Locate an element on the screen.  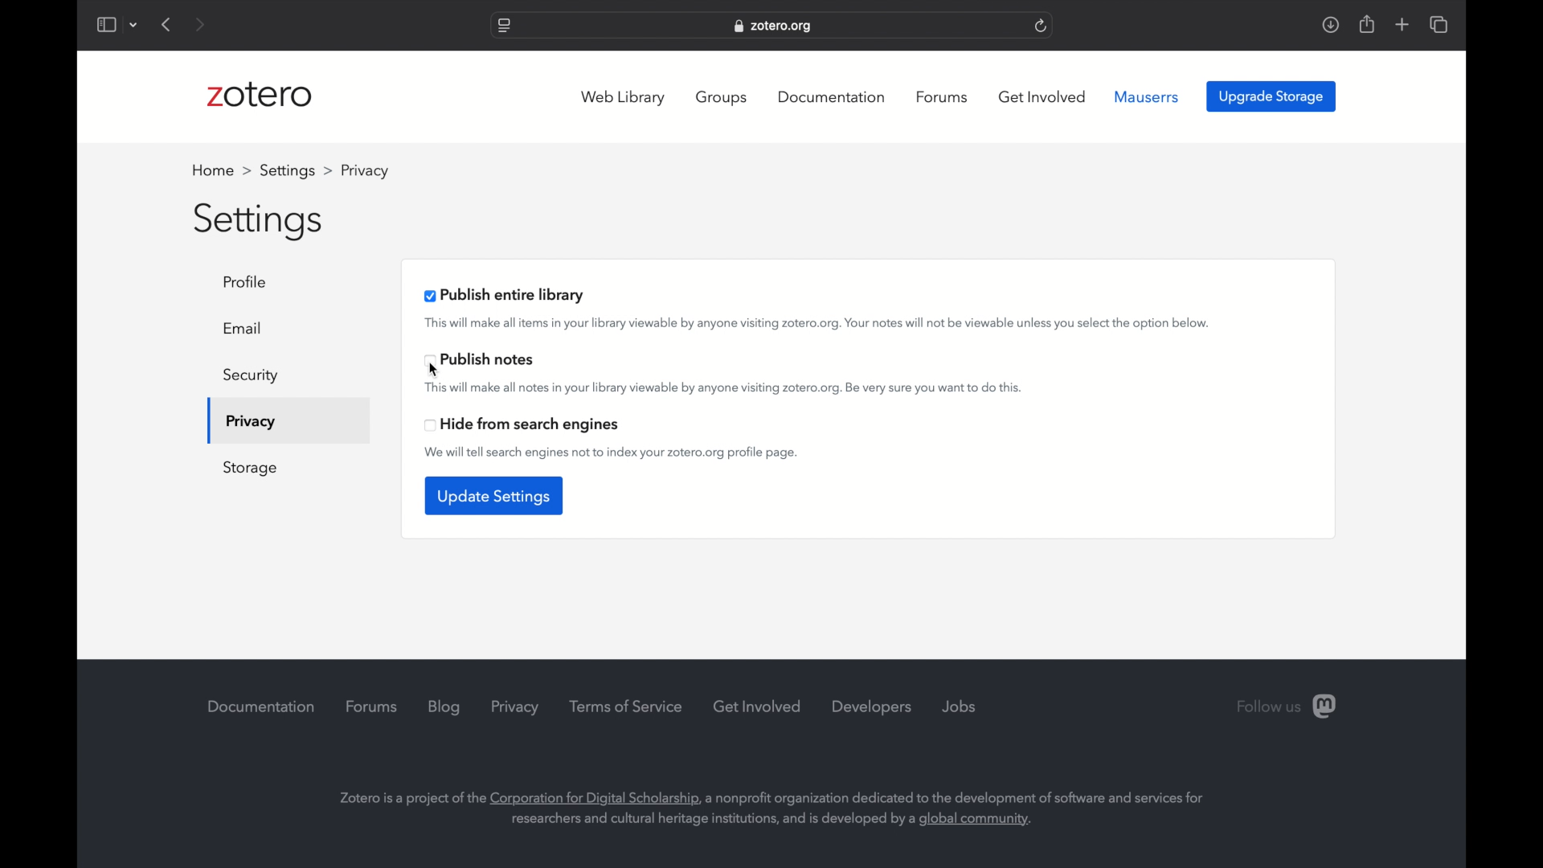
privacy is located at coordinates (249, 423).